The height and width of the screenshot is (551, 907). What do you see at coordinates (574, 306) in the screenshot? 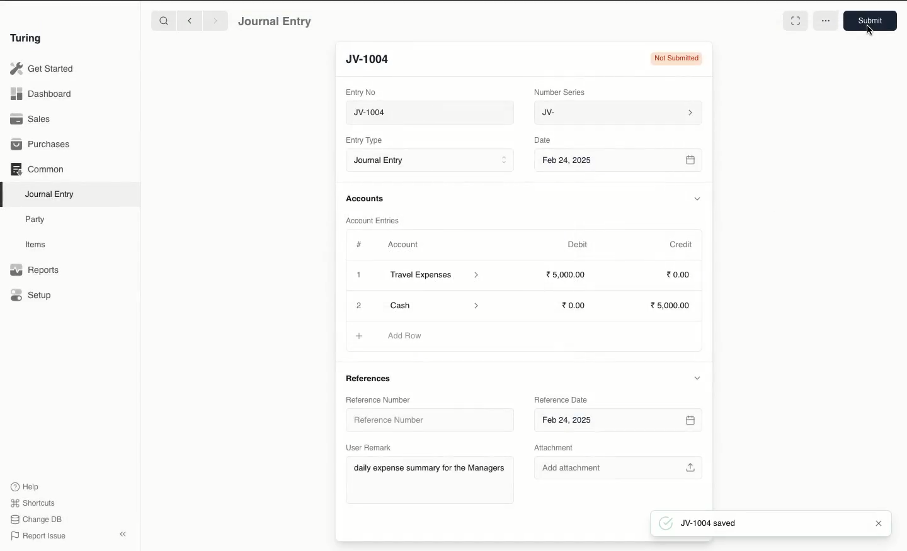
I see `0.00` at bounding box center [574, 306].